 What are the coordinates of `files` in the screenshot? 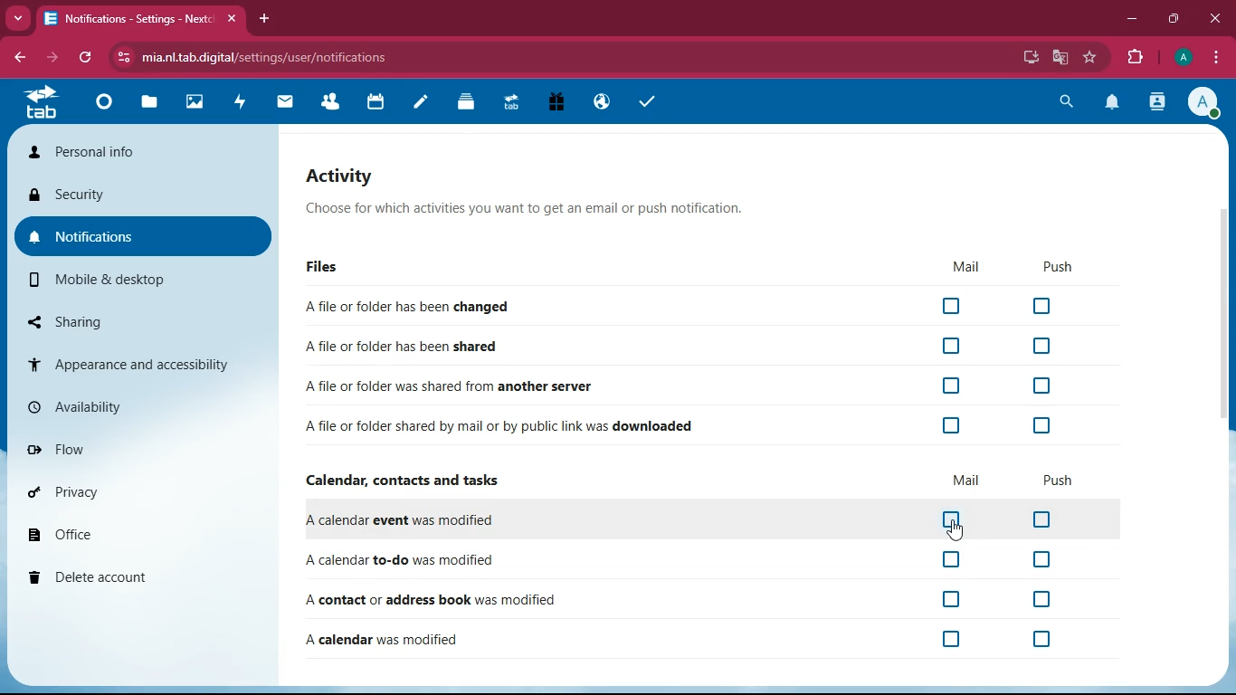 It's located at (336, 267).